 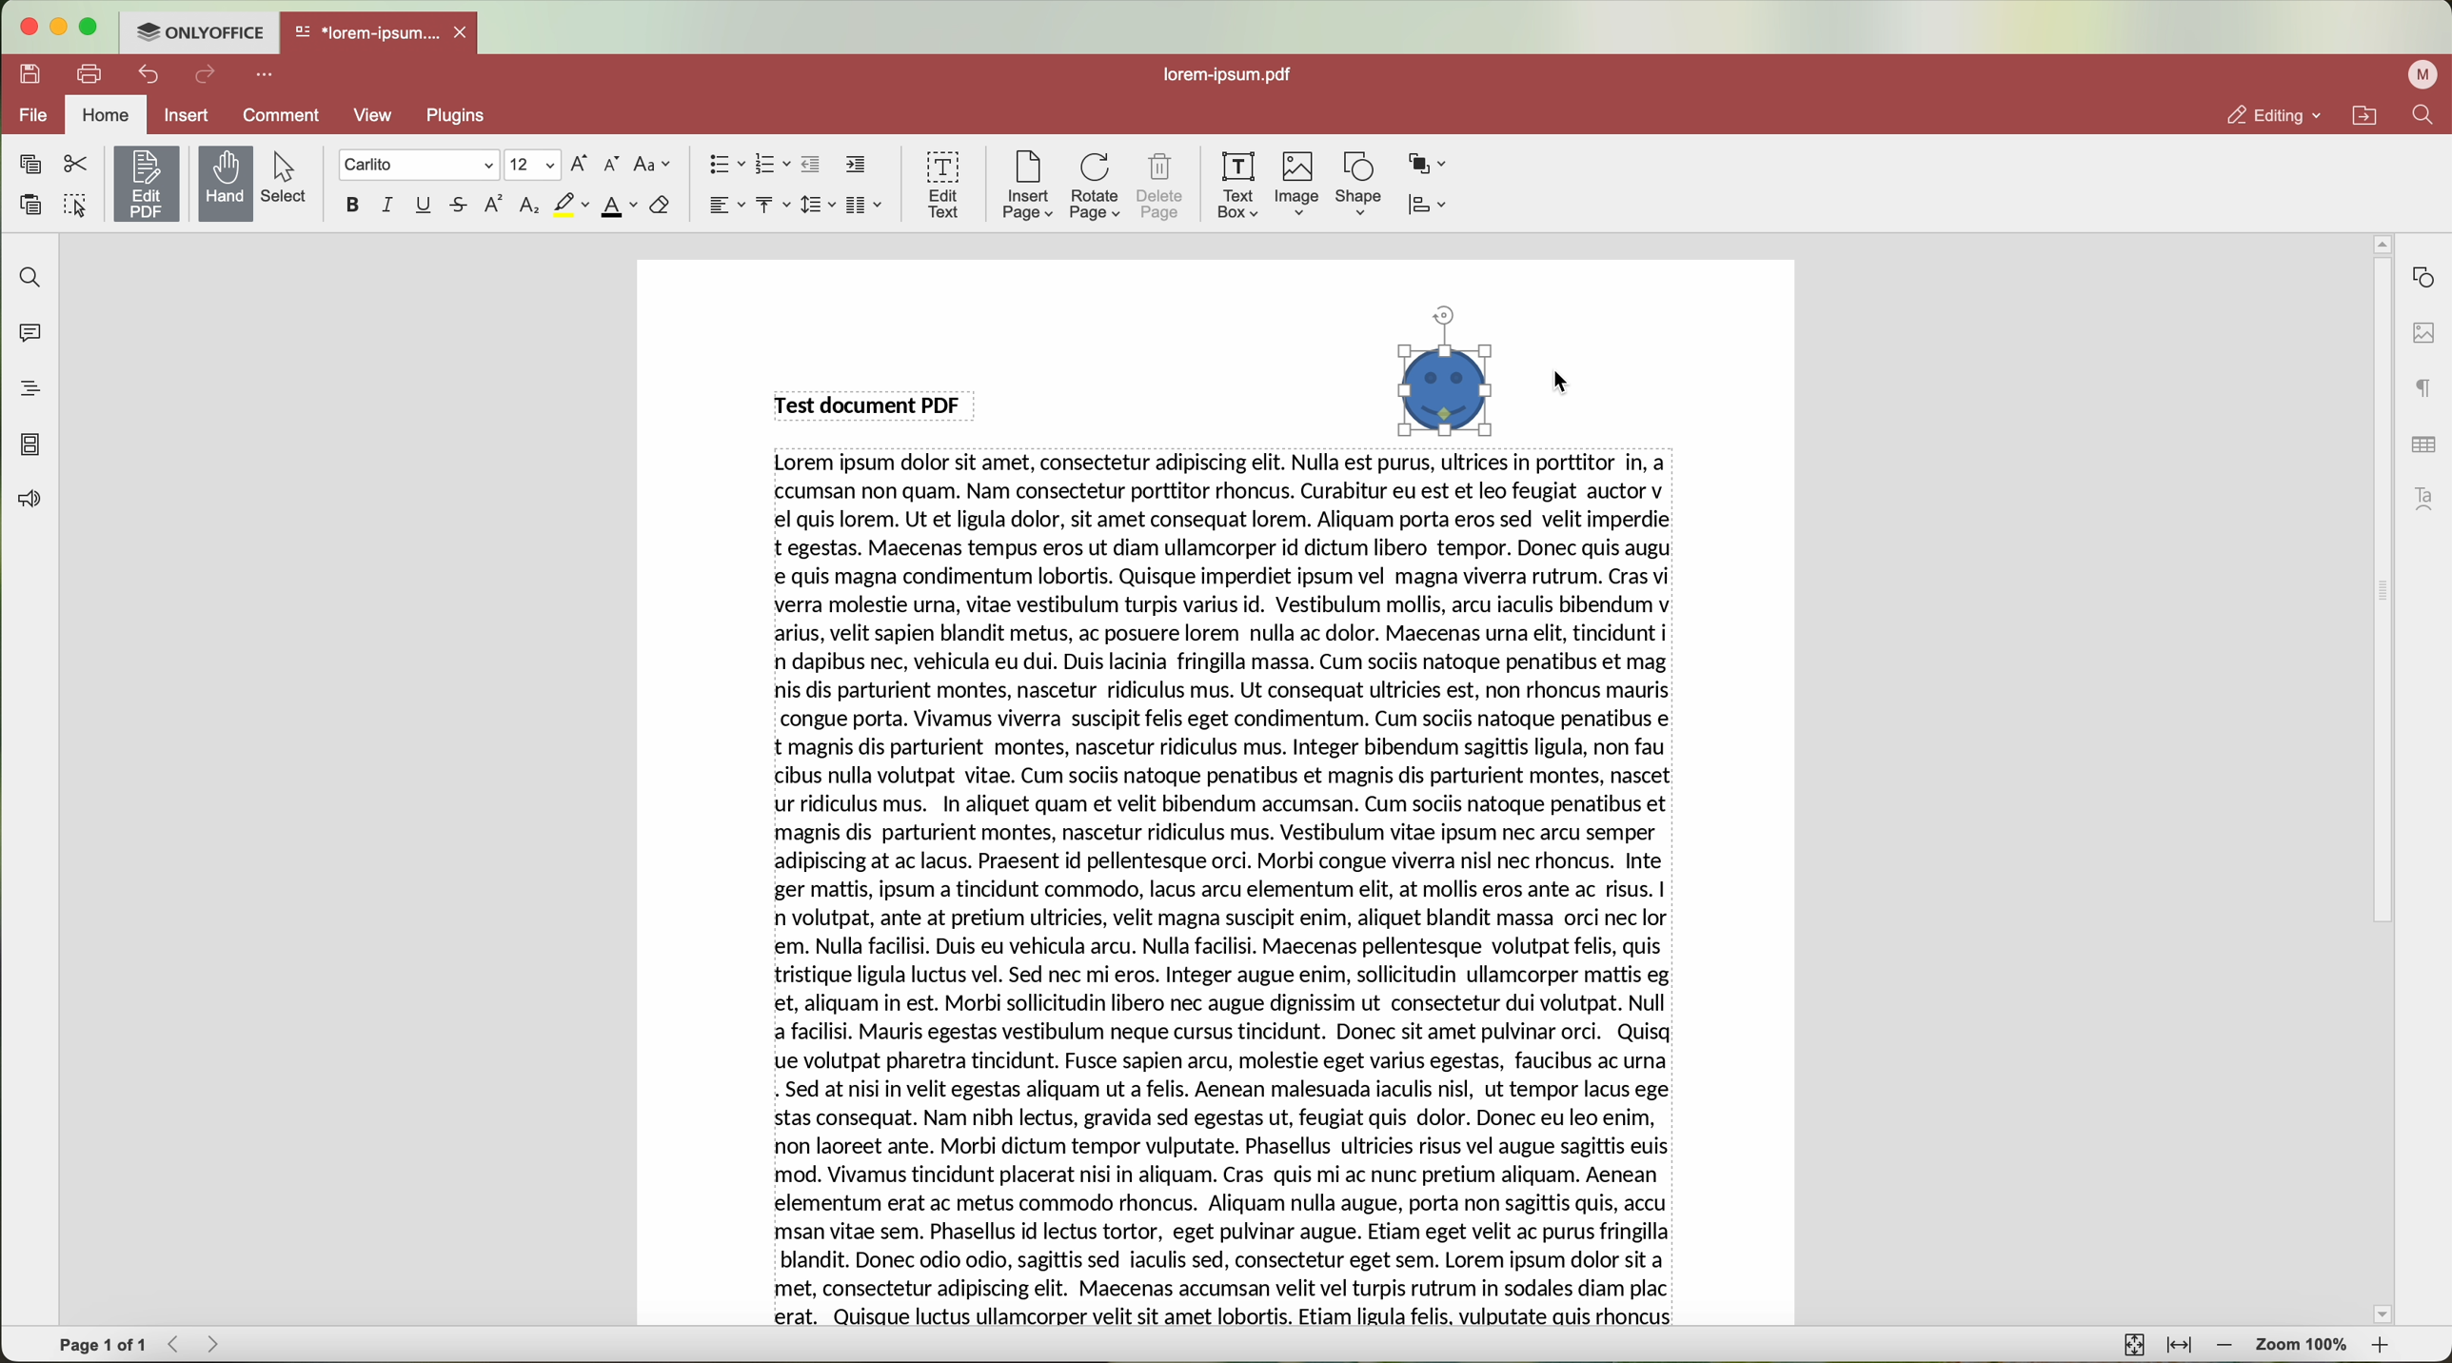 I want to click on superscript, so click(x=492, y=206).